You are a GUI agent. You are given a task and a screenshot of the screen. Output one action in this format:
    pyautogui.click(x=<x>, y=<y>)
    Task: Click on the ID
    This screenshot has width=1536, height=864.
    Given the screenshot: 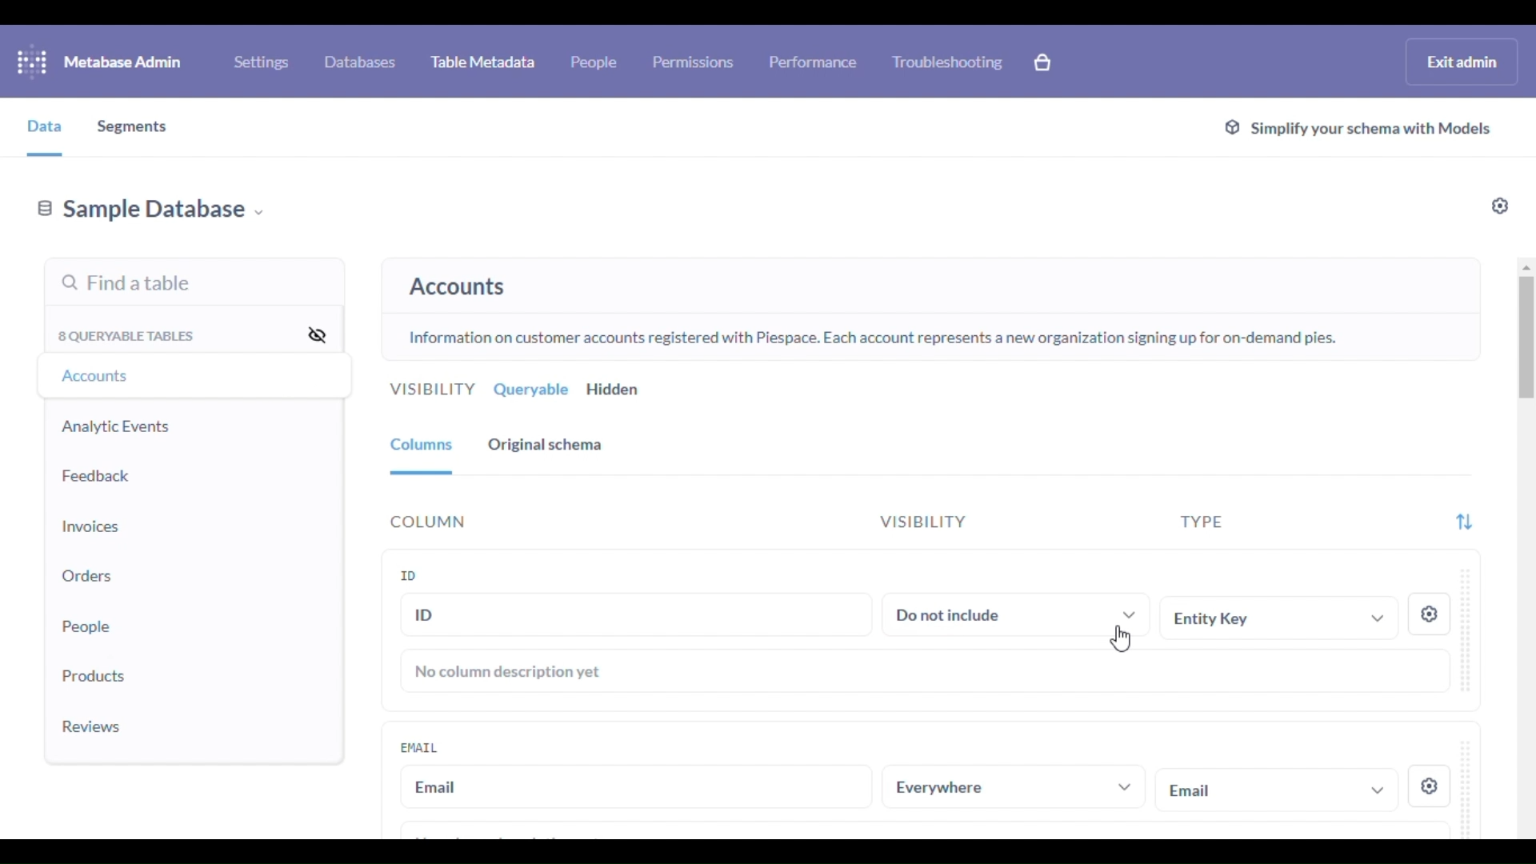 What is the action you would take?
    pyautogui.click(x=409, y=574)
    